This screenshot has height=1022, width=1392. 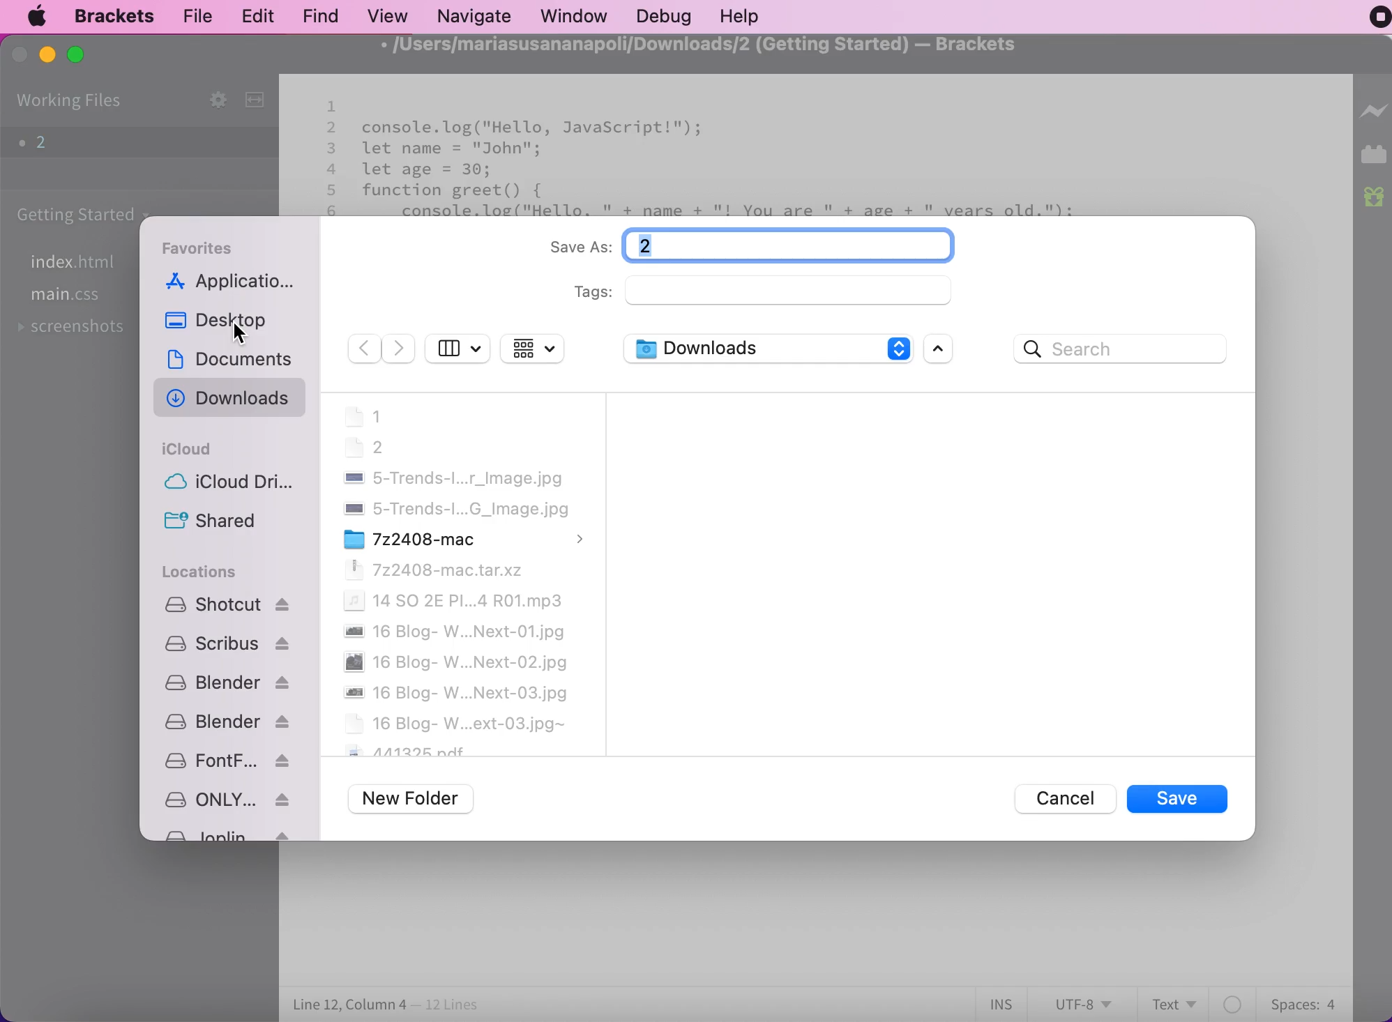 What do you see at coordinates (431, 570) in the screenshot?
I see `7z2408-mac.tar.xz` at bounding box center [431, 570].